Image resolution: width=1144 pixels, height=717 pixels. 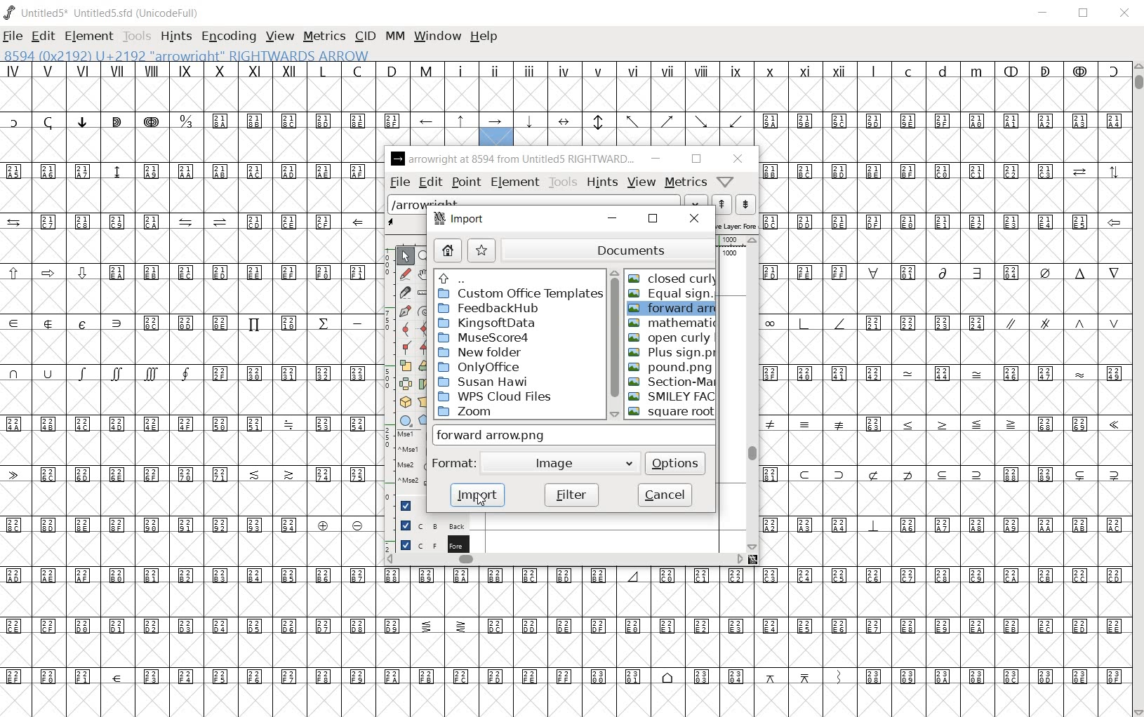 What do you see at coordinates (1124, 15) in the screenshot?
I see `CLOSE` at bounding box center [1124, 15].